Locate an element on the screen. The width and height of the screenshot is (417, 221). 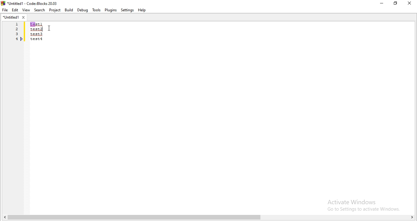
1,2,3,4,5 is located at coordinates (15, 36).